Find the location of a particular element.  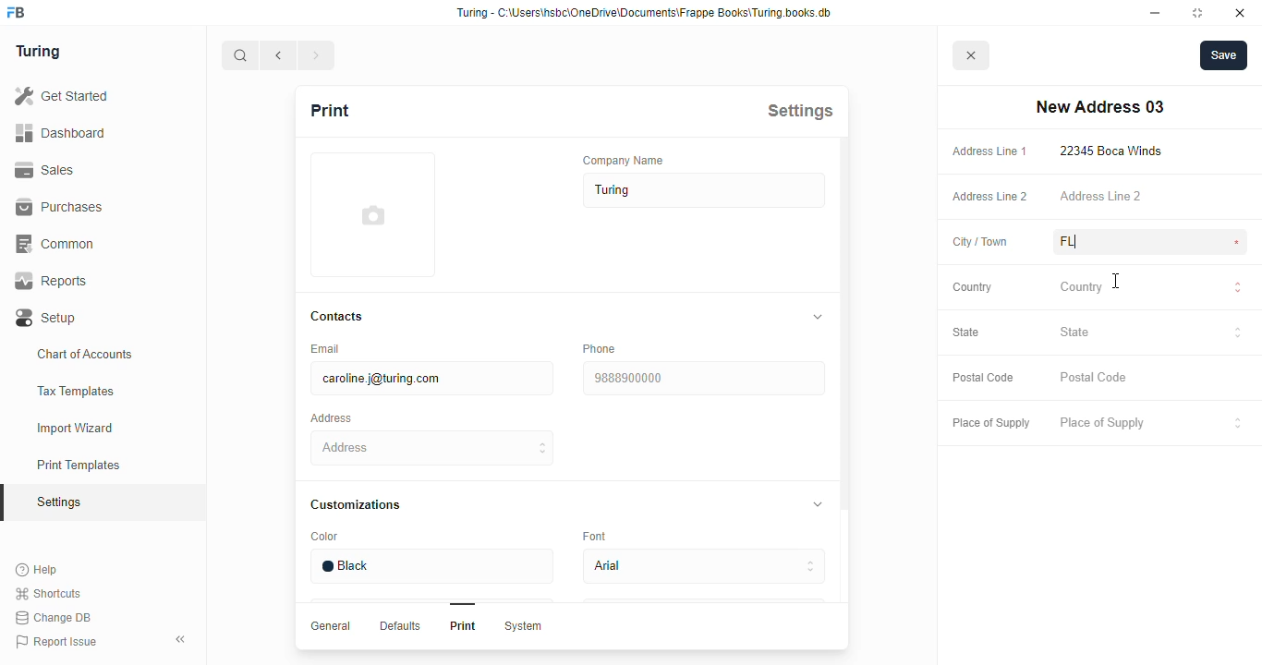

company name is located at coordinates (624, 160).